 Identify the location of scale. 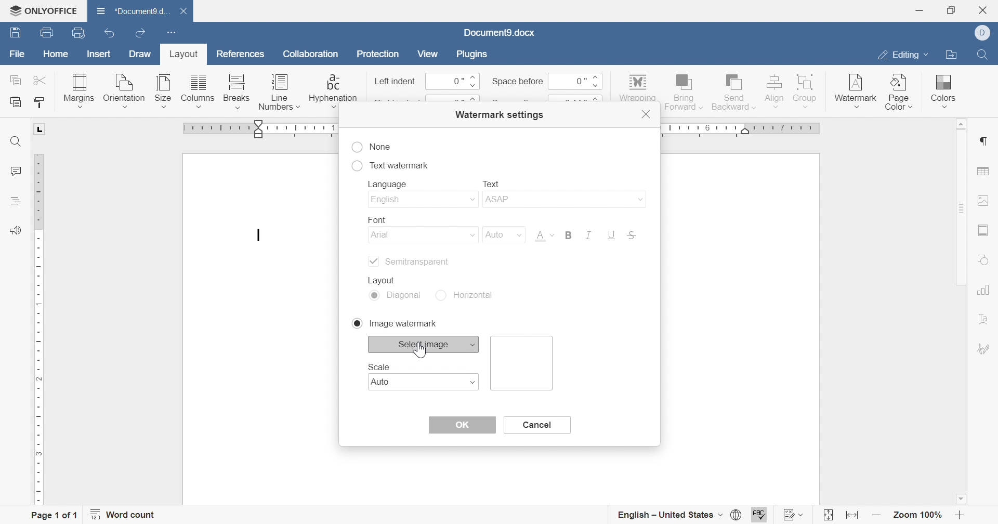
(379, 366).